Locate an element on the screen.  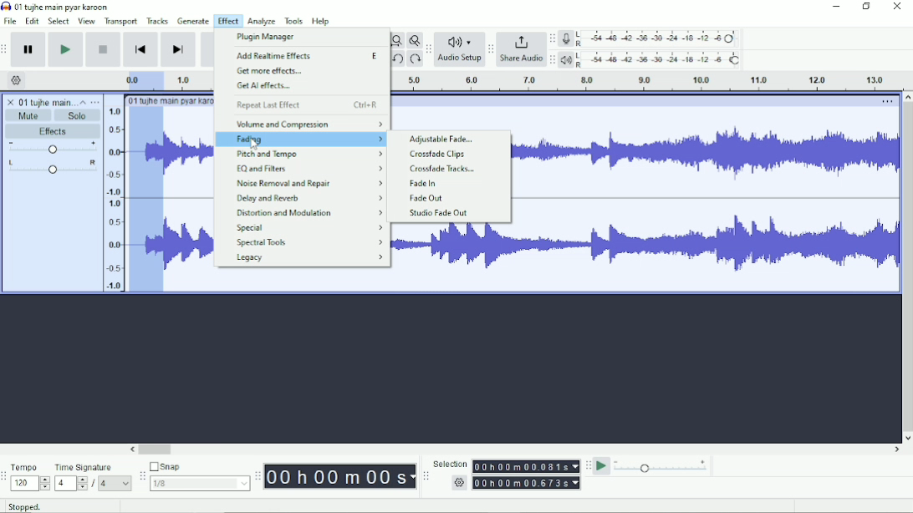
Help is located at coordinates (322, 22).